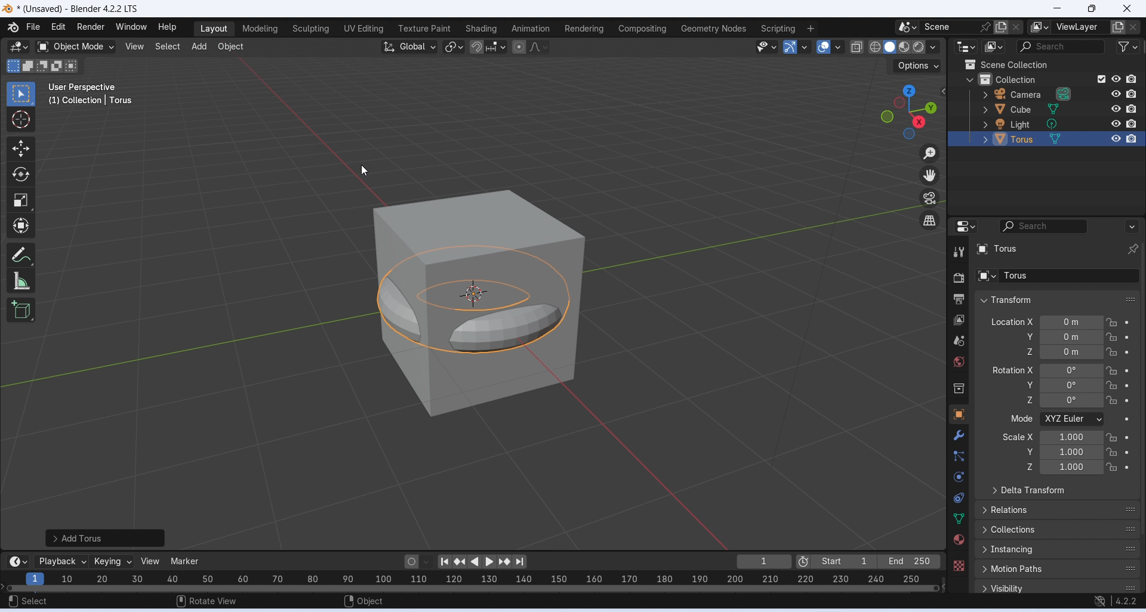 The height and width of the screenshot is (612, 1146). What do you see at coordinates (482, 579) in the screenshot?
I see `scale` at bounding box center [482, 579].